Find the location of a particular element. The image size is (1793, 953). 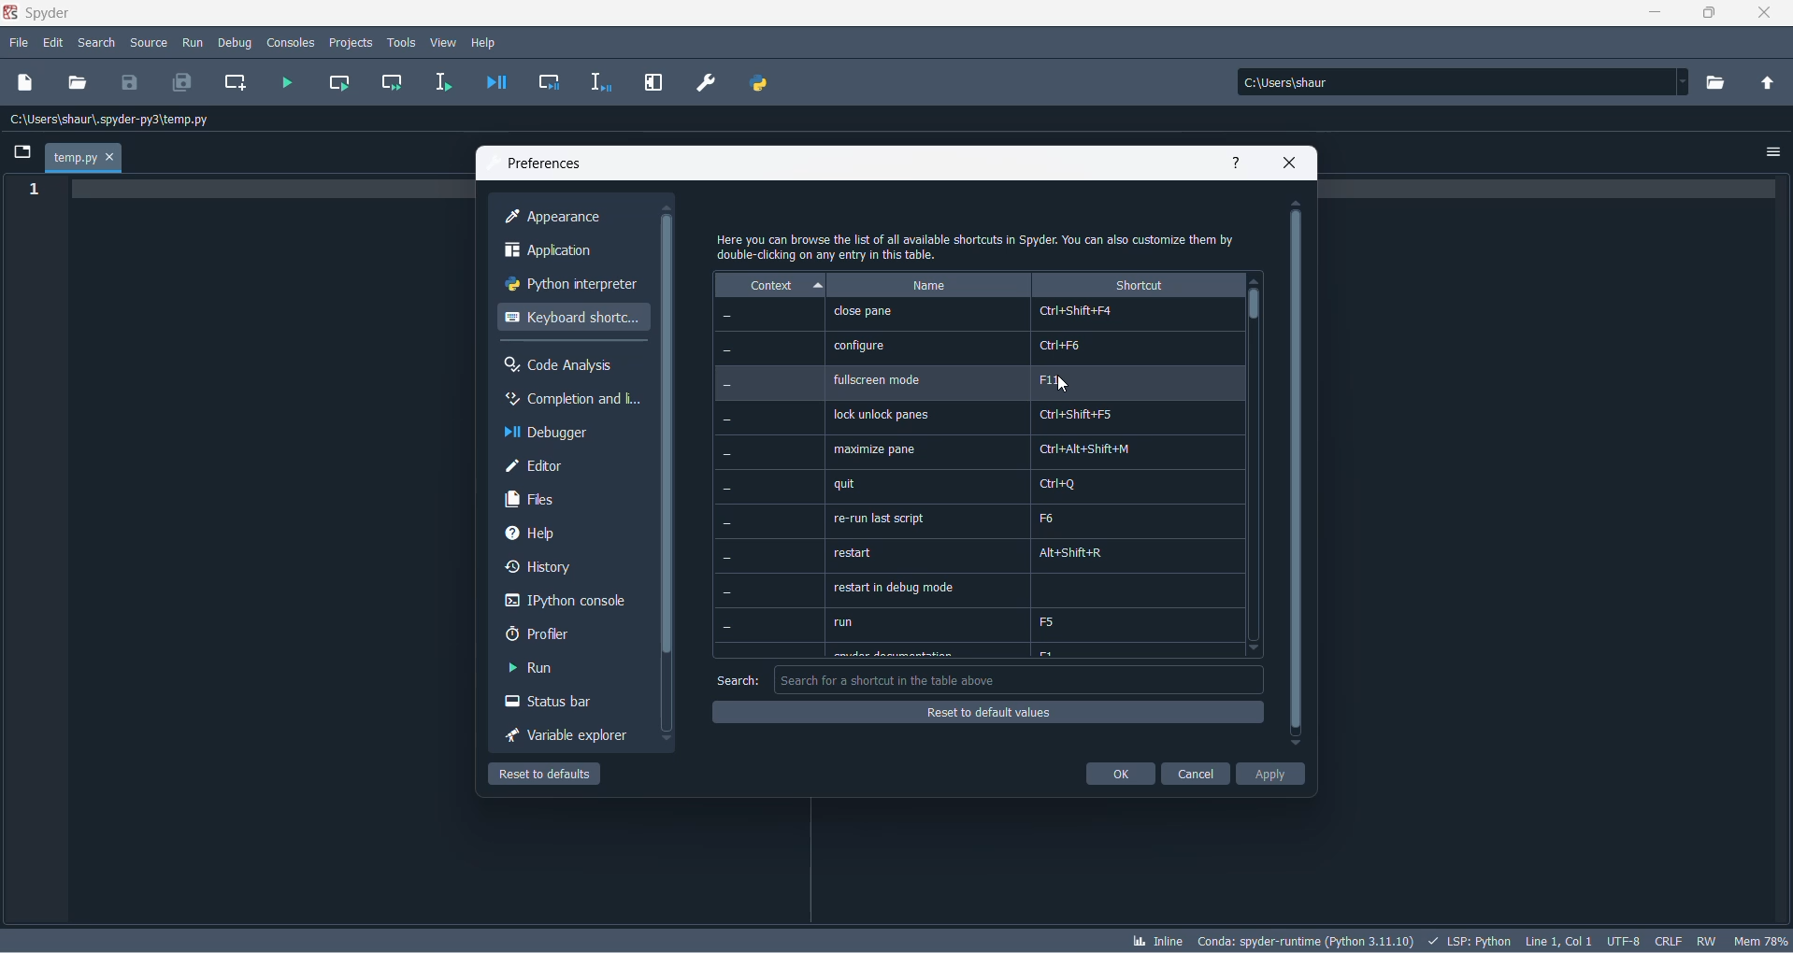

shortcut is located at coordinates (1145, 286).